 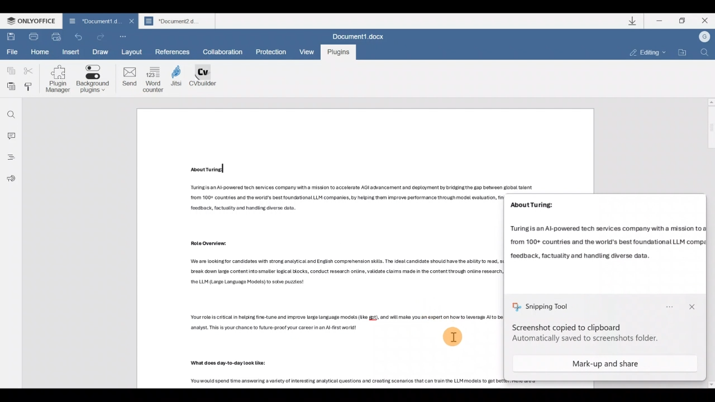 What do you see at coordinates (606, 288) in the screenshot?
I see `Snapshotted section` at bounding box center [606, 288].